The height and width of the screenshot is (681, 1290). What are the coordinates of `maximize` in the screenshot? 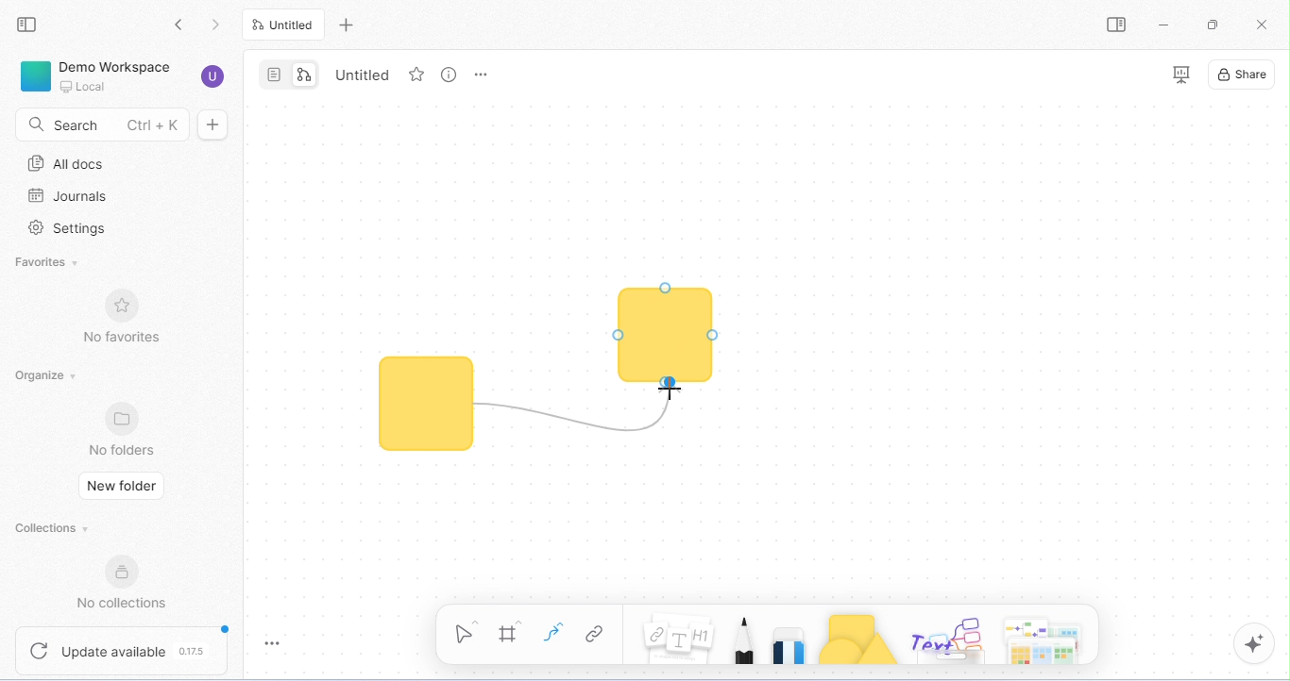 It's located at (1213, 25).